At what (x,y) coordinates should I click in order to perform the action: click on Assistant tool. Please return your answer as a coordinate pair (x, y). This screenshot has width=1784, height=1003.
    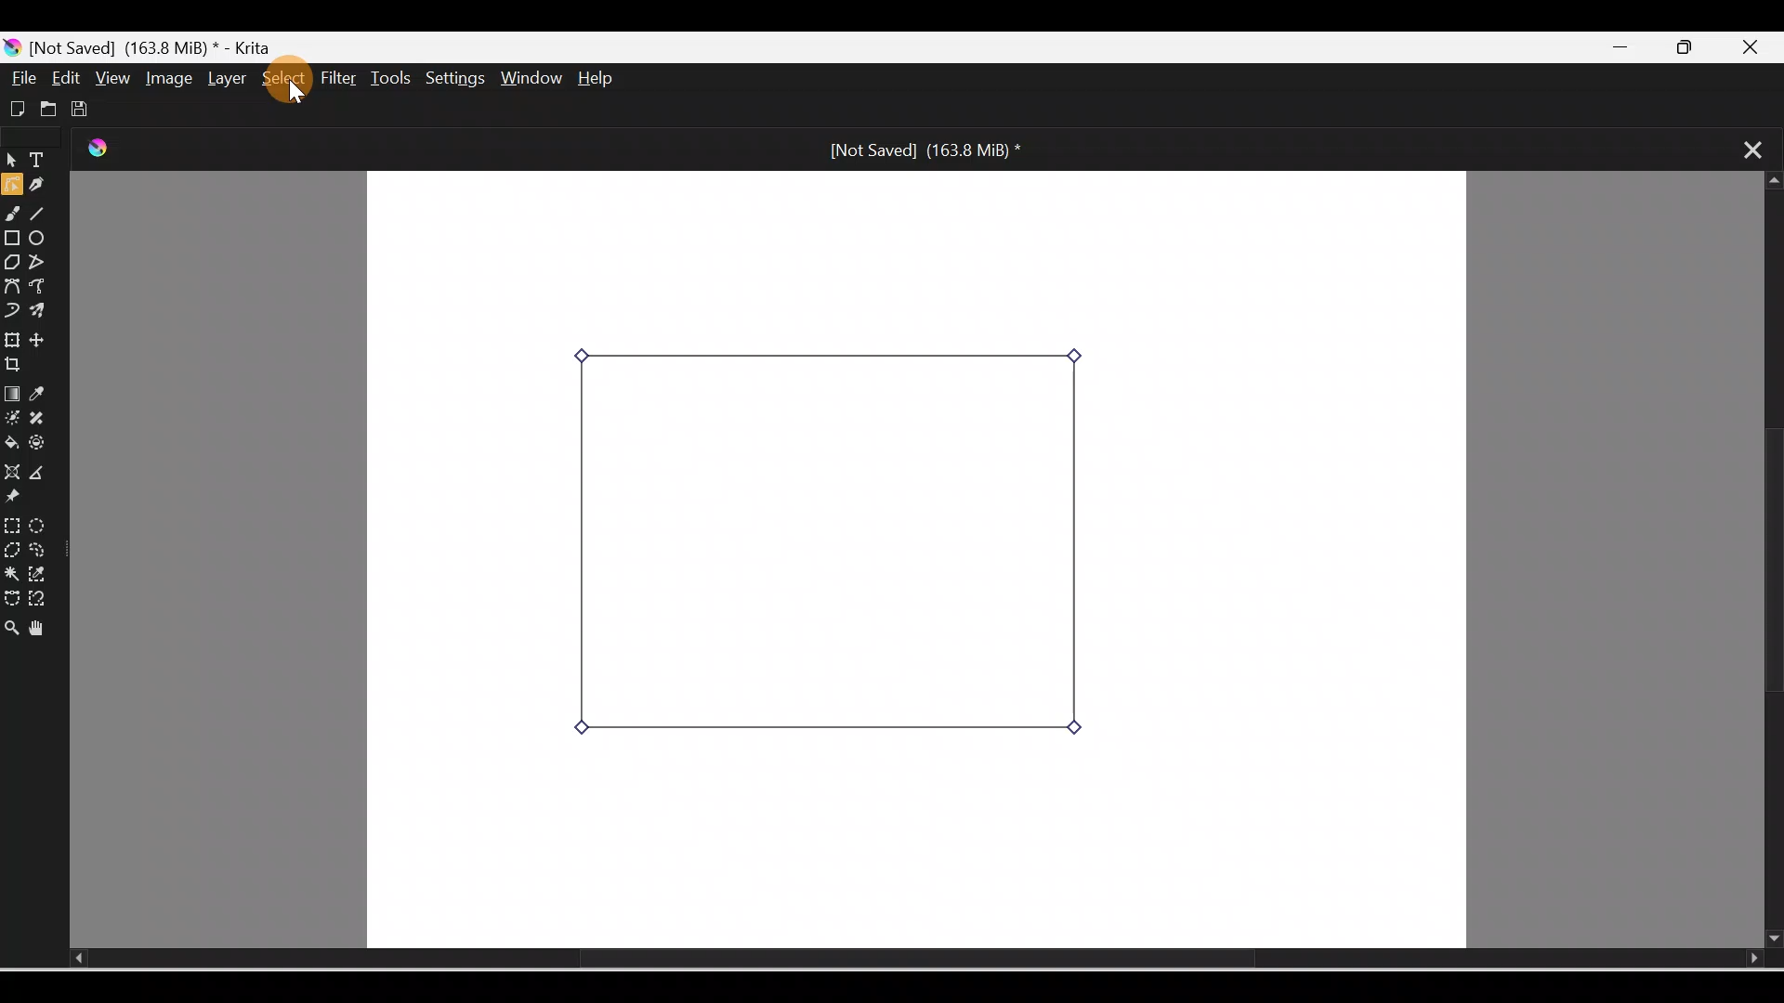
    Looking at the image, I should click on (11, 472).